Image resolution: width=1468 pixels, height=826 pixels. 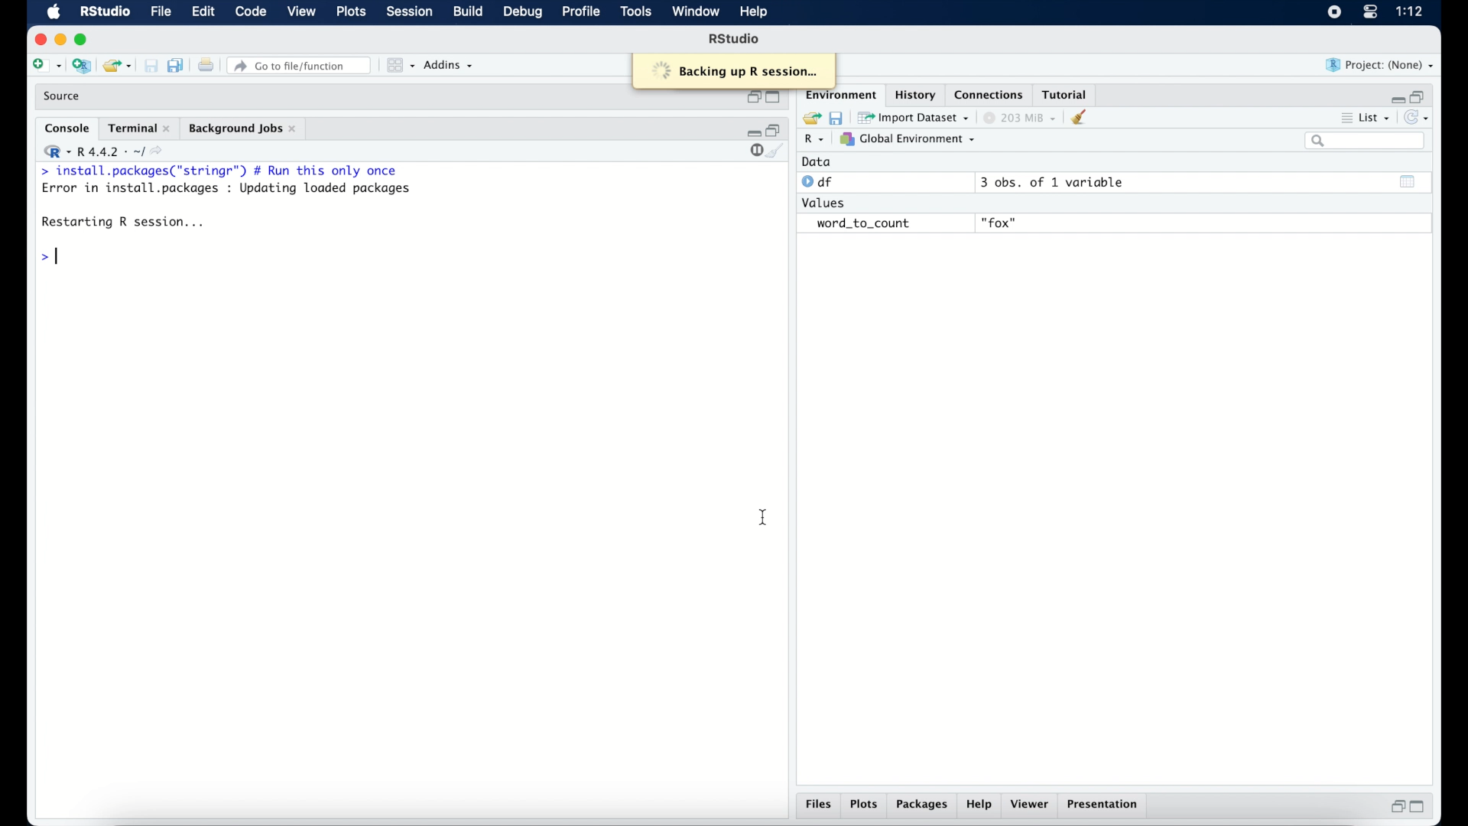 What do you see at coordinates (1105, 806) in the screenshot?
I see `presentation` at bounding box center [1105, 806].